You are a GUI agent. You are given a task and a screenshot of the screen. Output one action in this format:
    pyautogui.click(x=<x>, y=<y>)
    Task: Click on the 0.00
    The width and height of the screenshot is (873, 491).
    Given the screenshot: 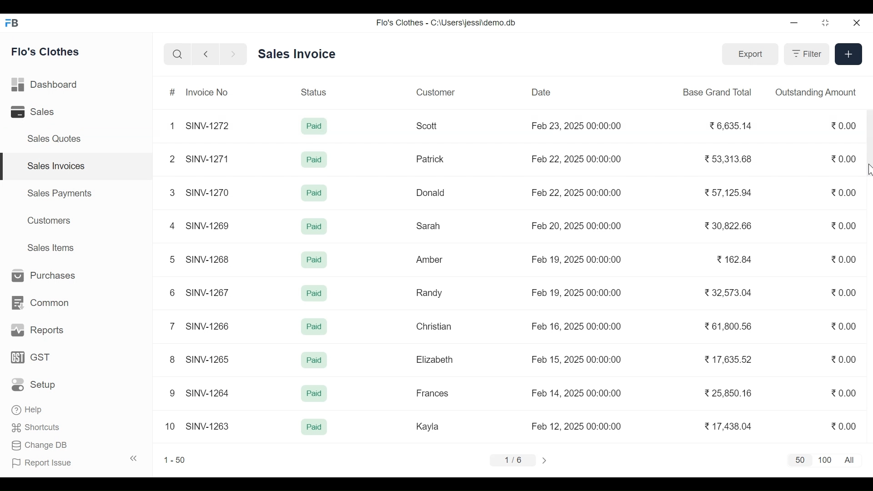 What is the action you would take?
    pyautogui.click(x=844, y=260)
    